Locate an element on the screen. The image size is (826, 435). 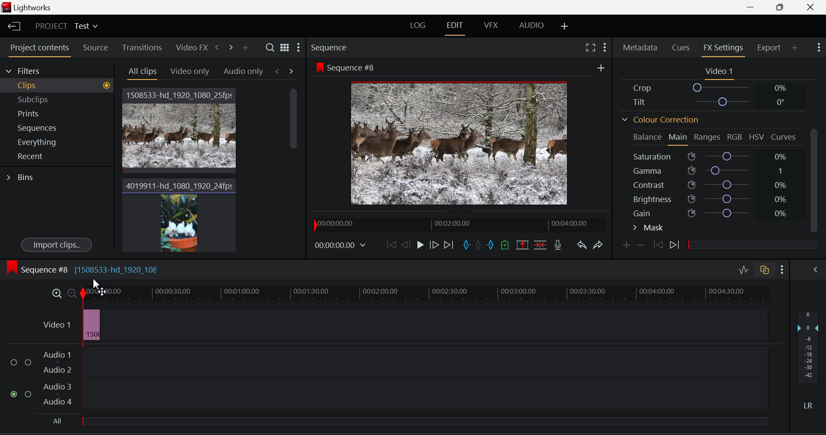
Add Keyframe is located at coordinates (627, 246).